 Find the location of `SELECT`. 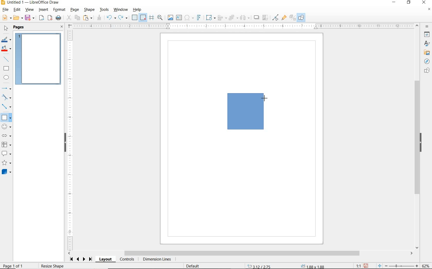

SELECT is located at coordinates (5, 29).